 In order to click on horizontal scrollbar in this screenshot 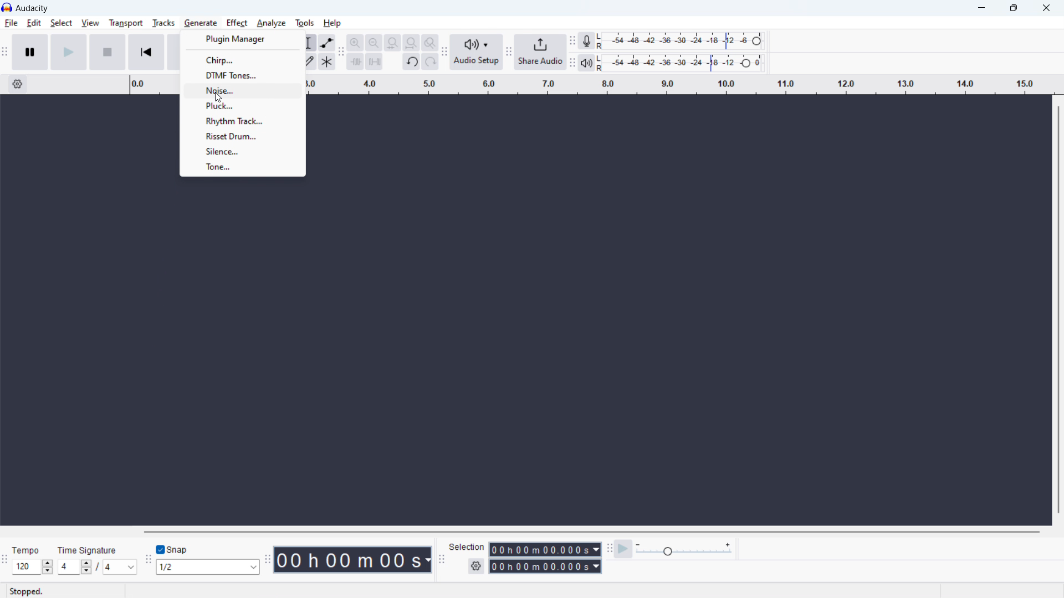, I will do `click(590, 532)`.